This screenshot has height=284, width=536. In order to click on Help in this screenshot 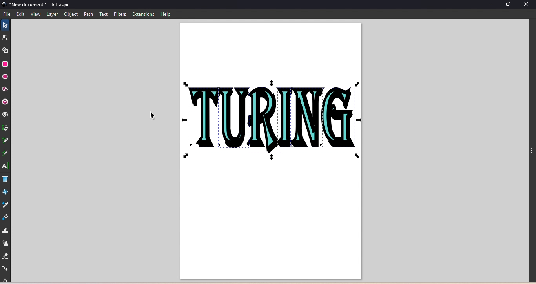, I will do `click(165, 14)`.